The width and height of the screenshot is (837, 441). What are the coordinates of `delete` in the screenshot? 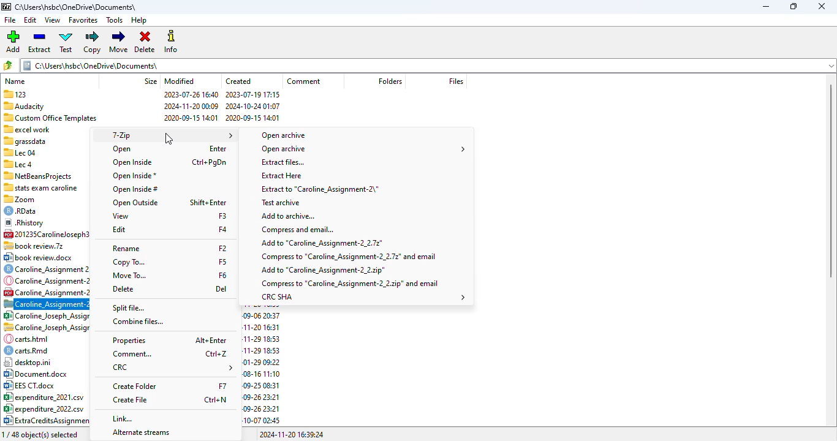 It's located at (123, 289).